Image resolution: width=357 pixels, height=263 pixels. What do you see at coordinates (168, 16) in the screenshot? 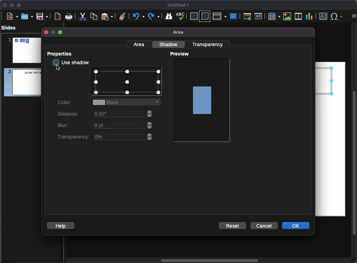
I see `Find` at bounding box center [168, 16].